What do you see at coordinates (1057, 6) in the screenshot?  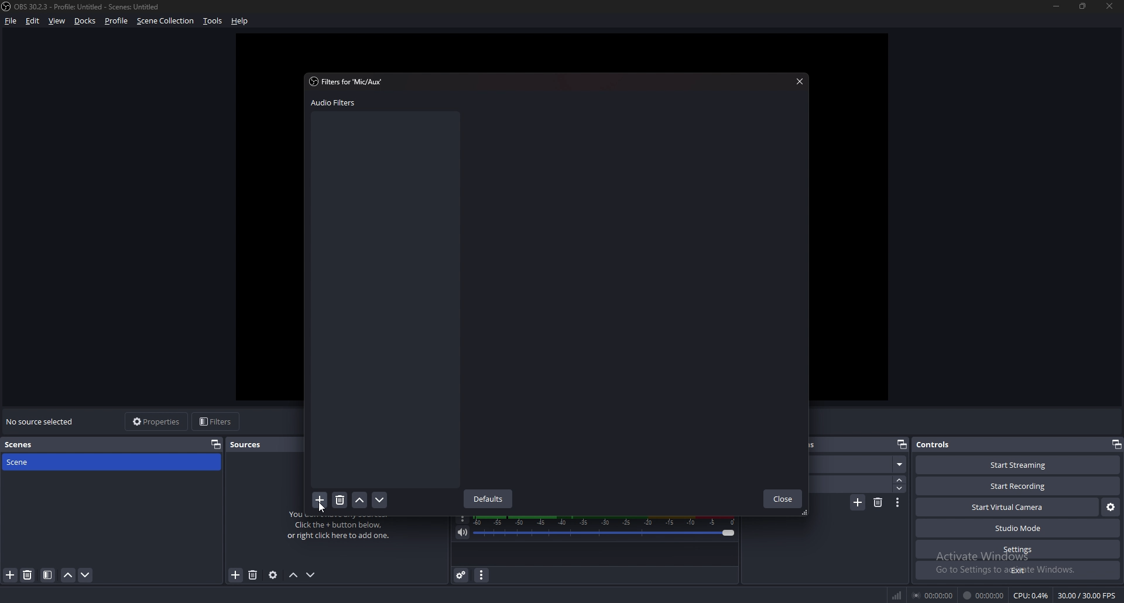 I see `minimize` at bounding box center [1057, 6].